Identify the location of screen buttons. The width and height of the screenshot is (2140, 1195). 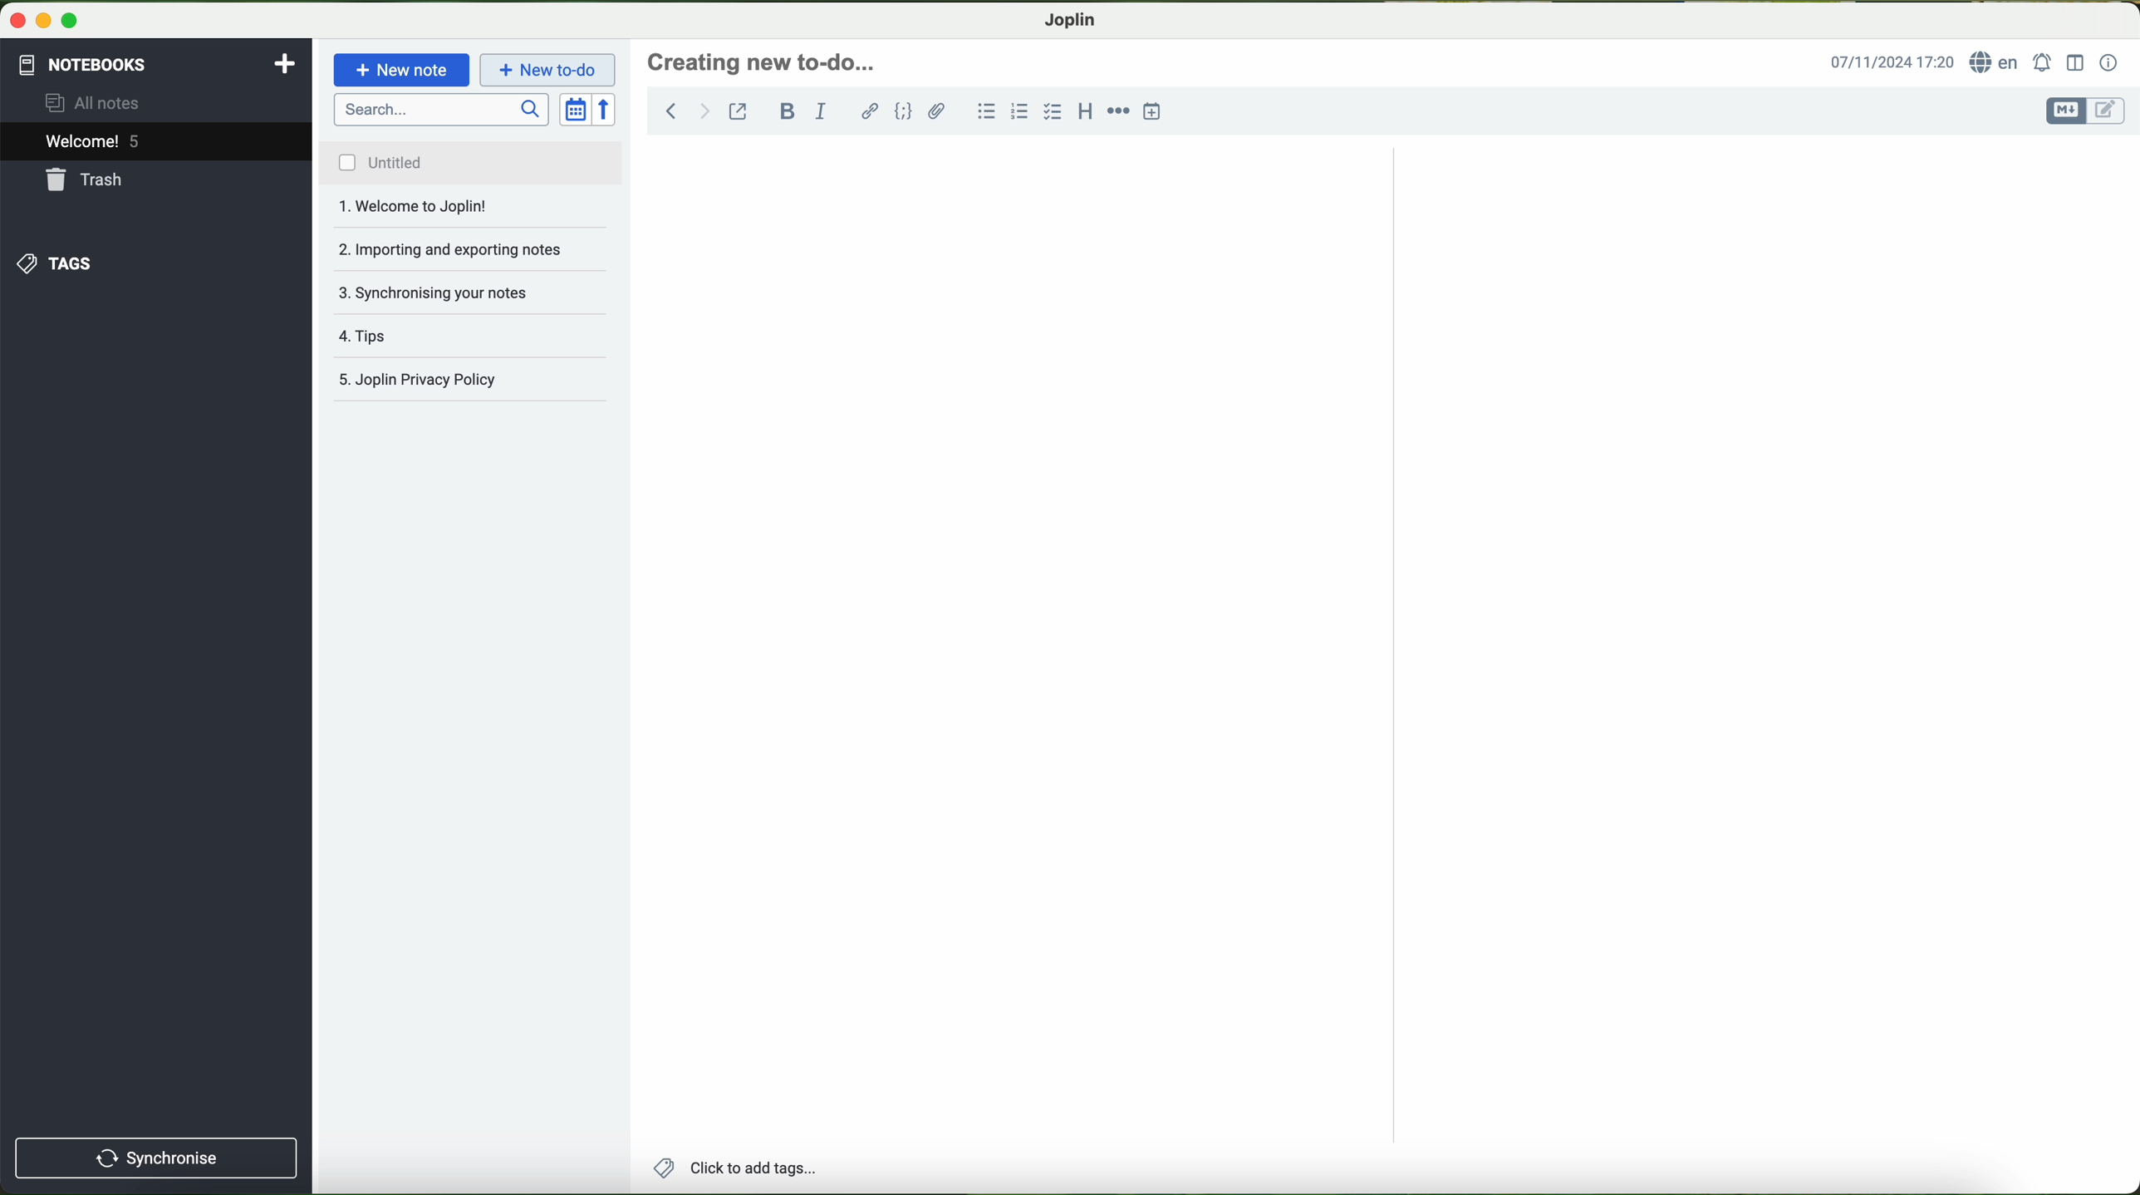
(42, 22).